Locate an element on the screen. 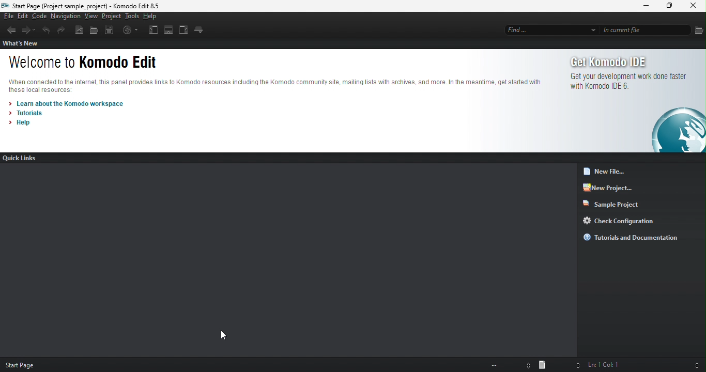 Image resolution: width=706 pixels, height=372 pixels. new project is located at coordinates (607, 187).